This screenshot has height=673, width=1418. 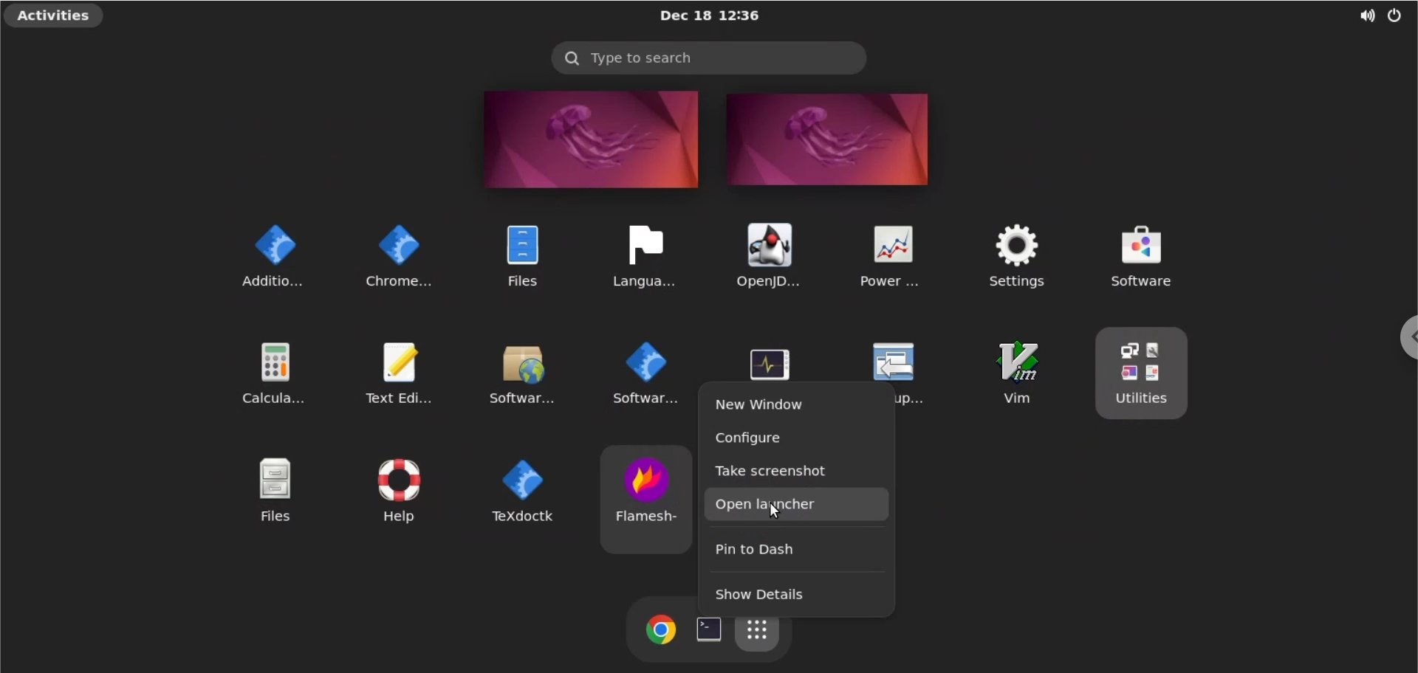 I want to click on sound settings menu, so click(x=1355, y=13).